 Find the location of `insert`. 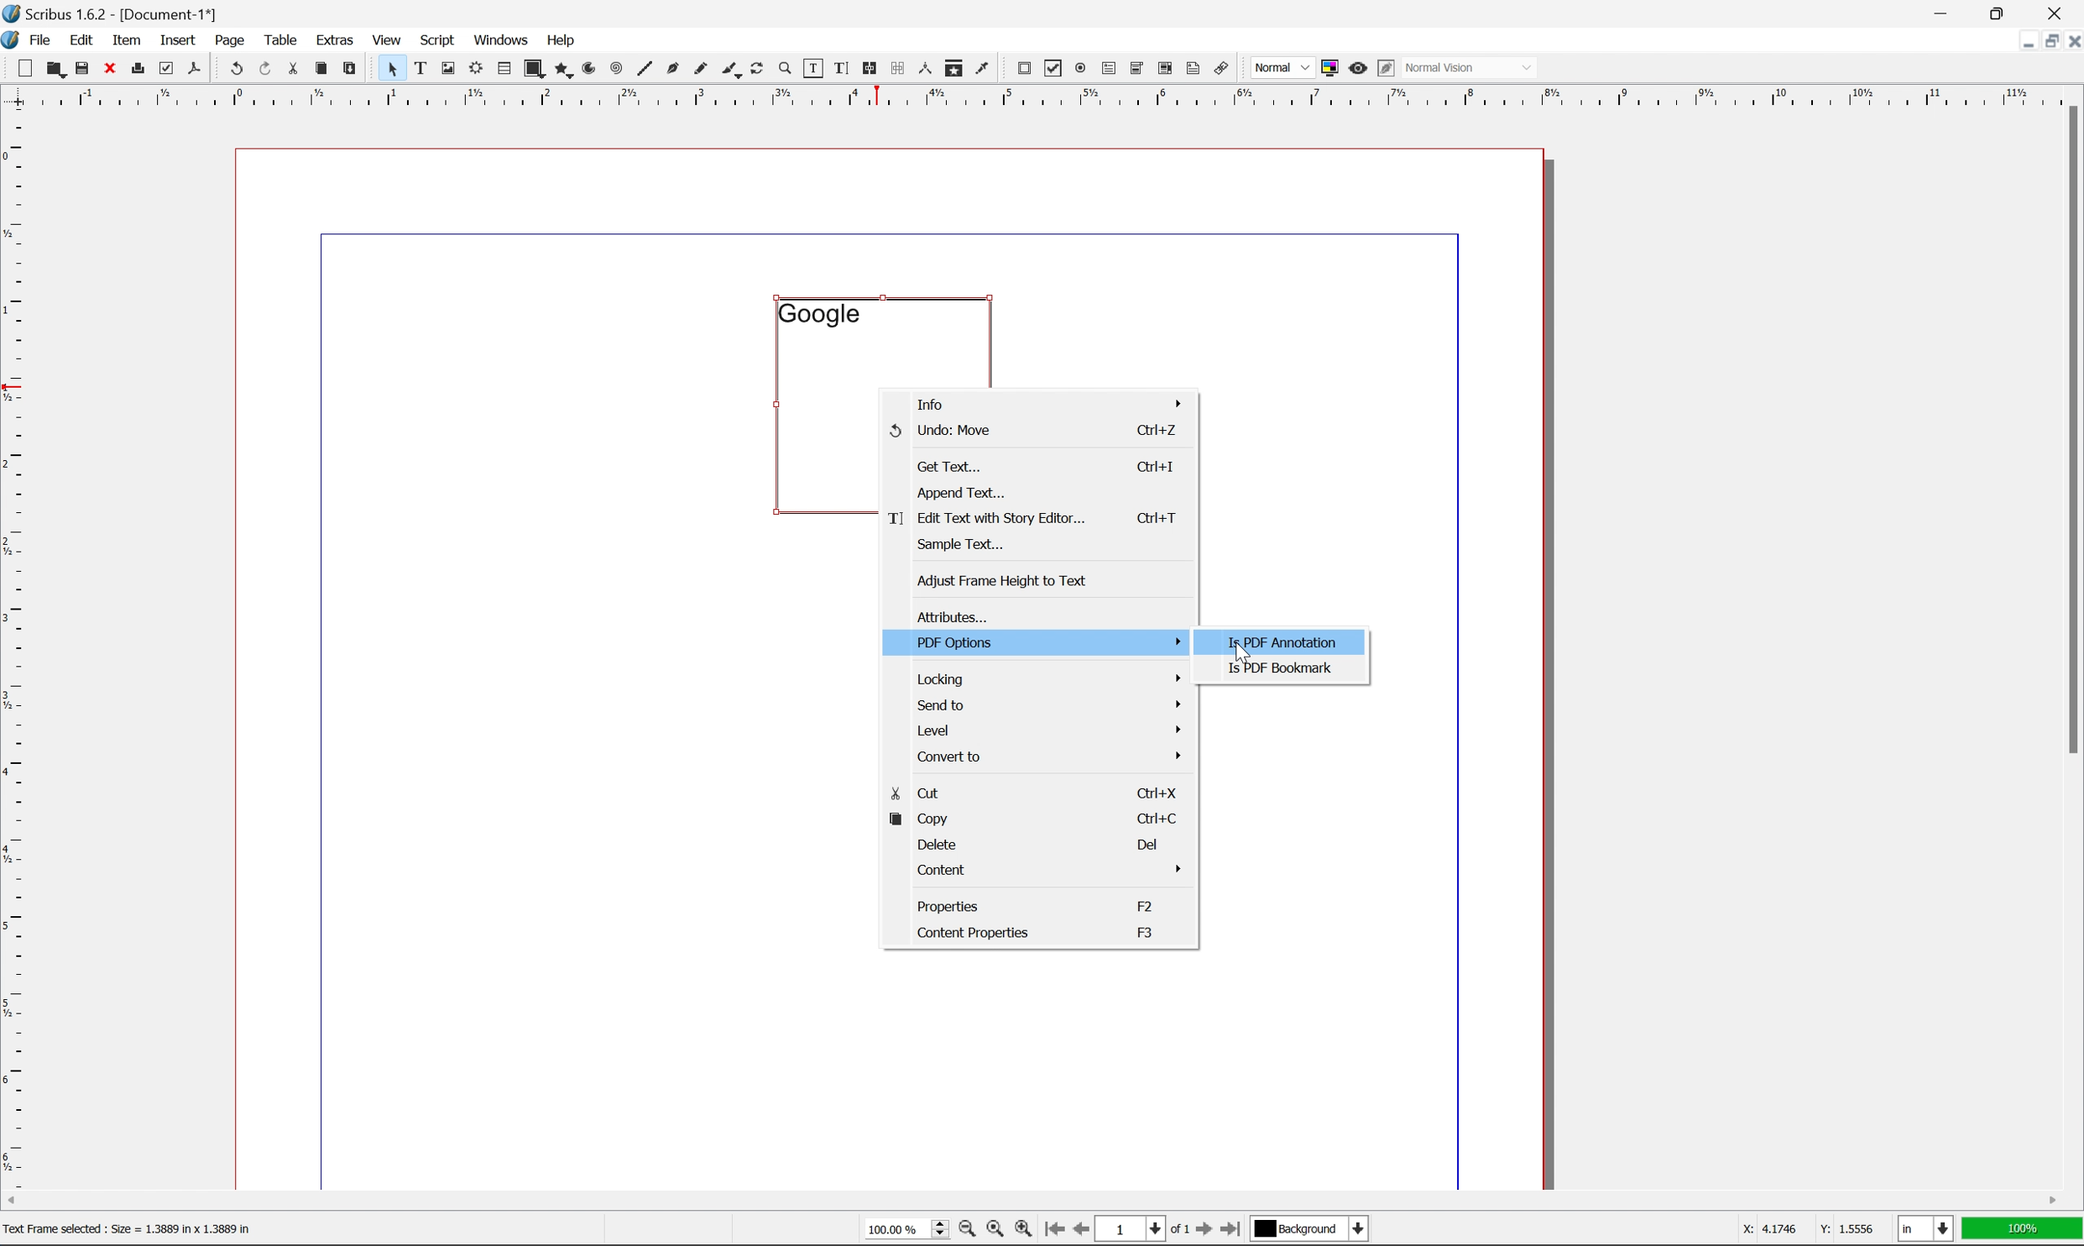

insert is located at coordinates (178, 39).